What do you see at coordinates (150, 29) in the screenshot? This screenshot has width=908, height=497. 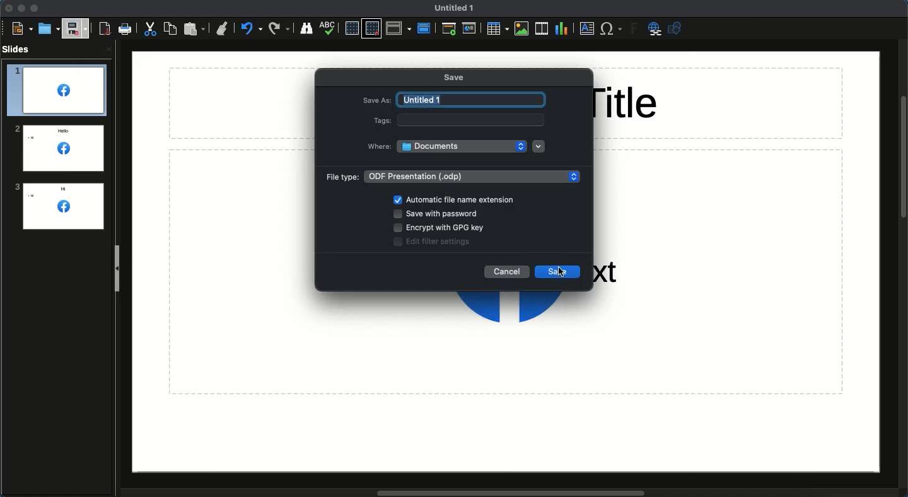 I see `Cut` at bounding box center [150, 29].